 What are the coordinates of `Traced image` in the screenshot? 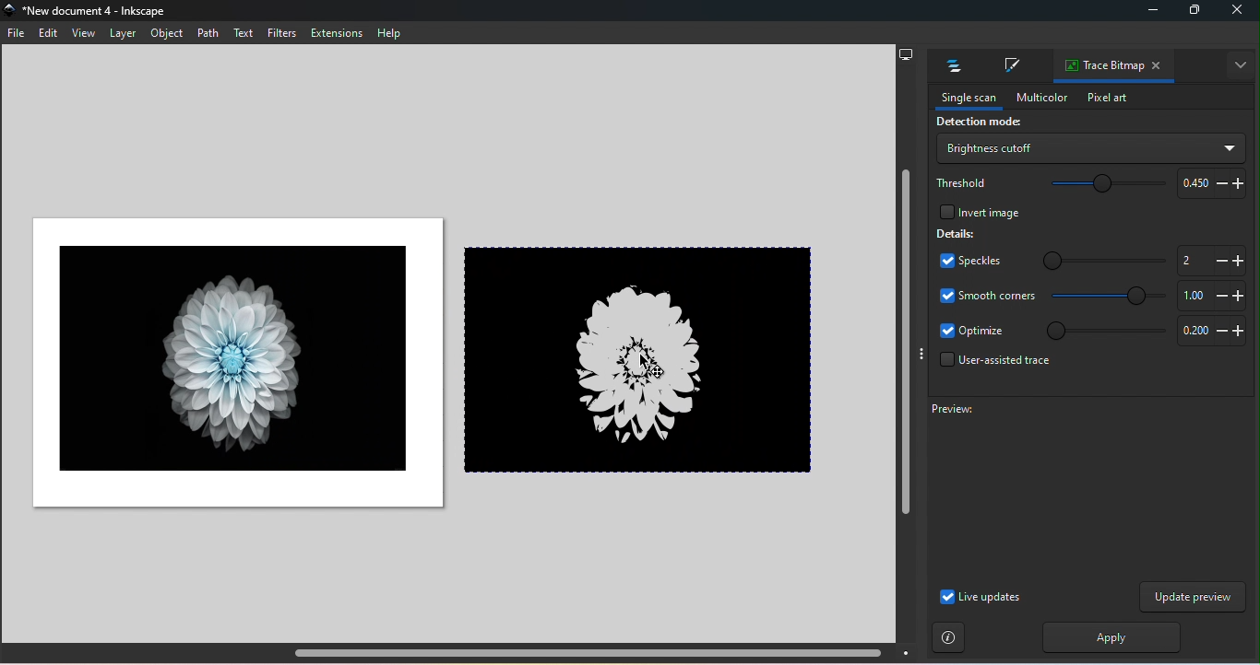 It's located at (645, 357).